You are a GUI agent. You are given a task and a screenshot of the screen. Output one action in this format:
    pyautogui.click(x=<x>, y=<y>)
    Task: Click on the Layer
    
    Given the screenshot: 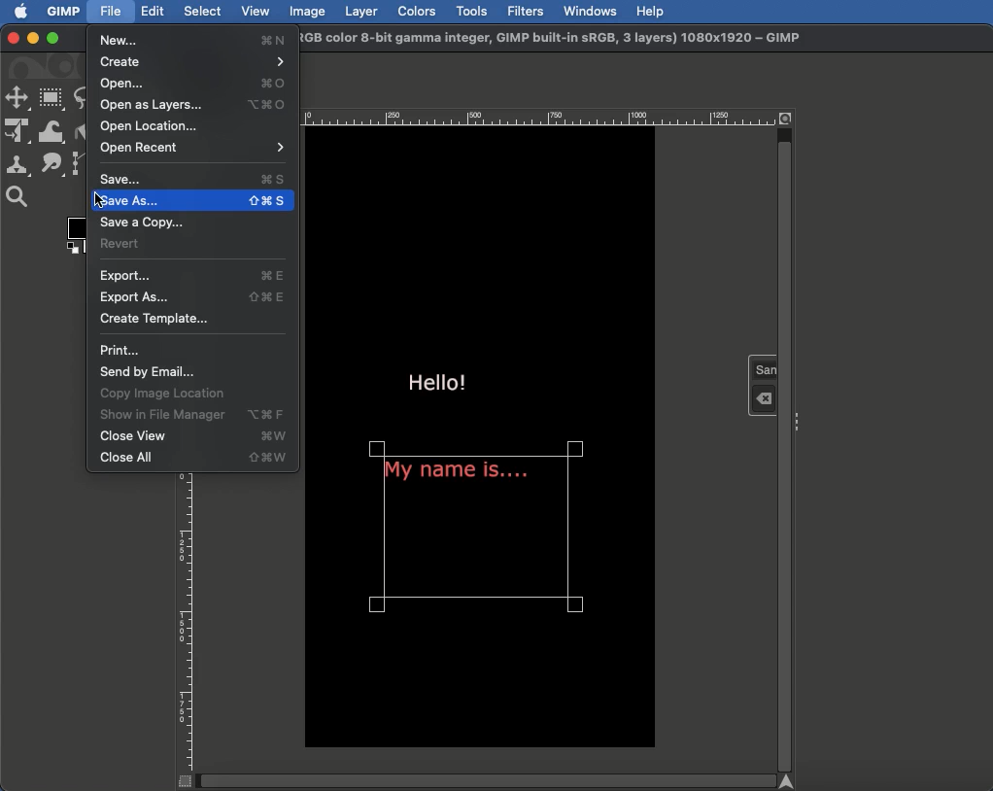 What is the action you would take?
    pyautogui.click(x=362, y=10)
    